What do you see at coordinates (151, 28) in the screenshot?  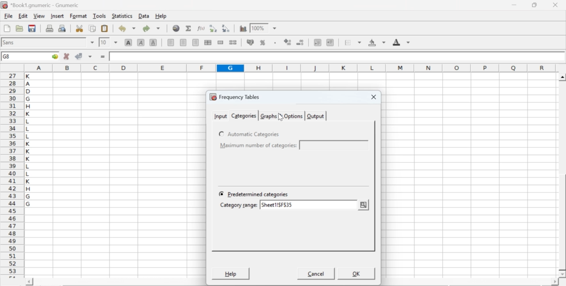 I see `redo` at bounding box center [151, 28].